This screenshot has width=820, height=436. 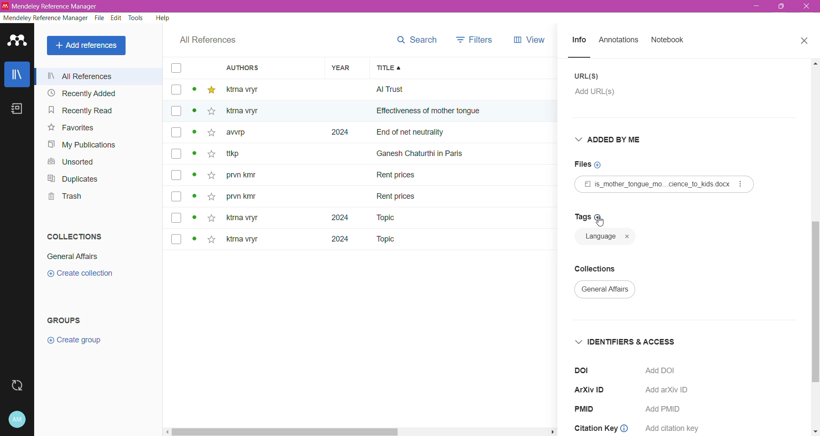 I want to click on effectiveness of mother ton, so click(x=418, y=113).